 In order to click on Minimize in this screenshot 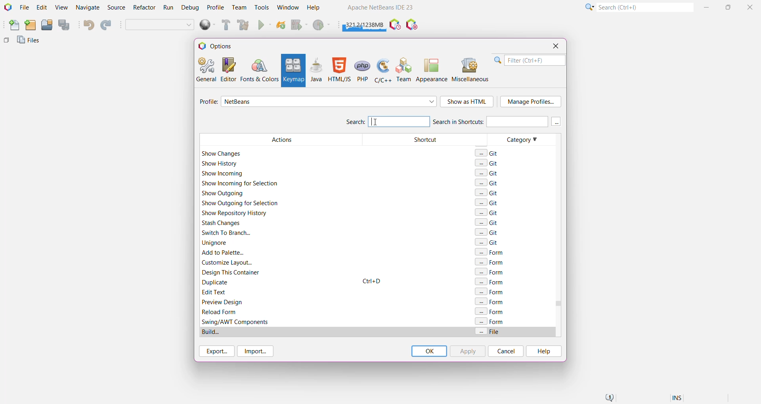, I will do `click(707, 7)`.